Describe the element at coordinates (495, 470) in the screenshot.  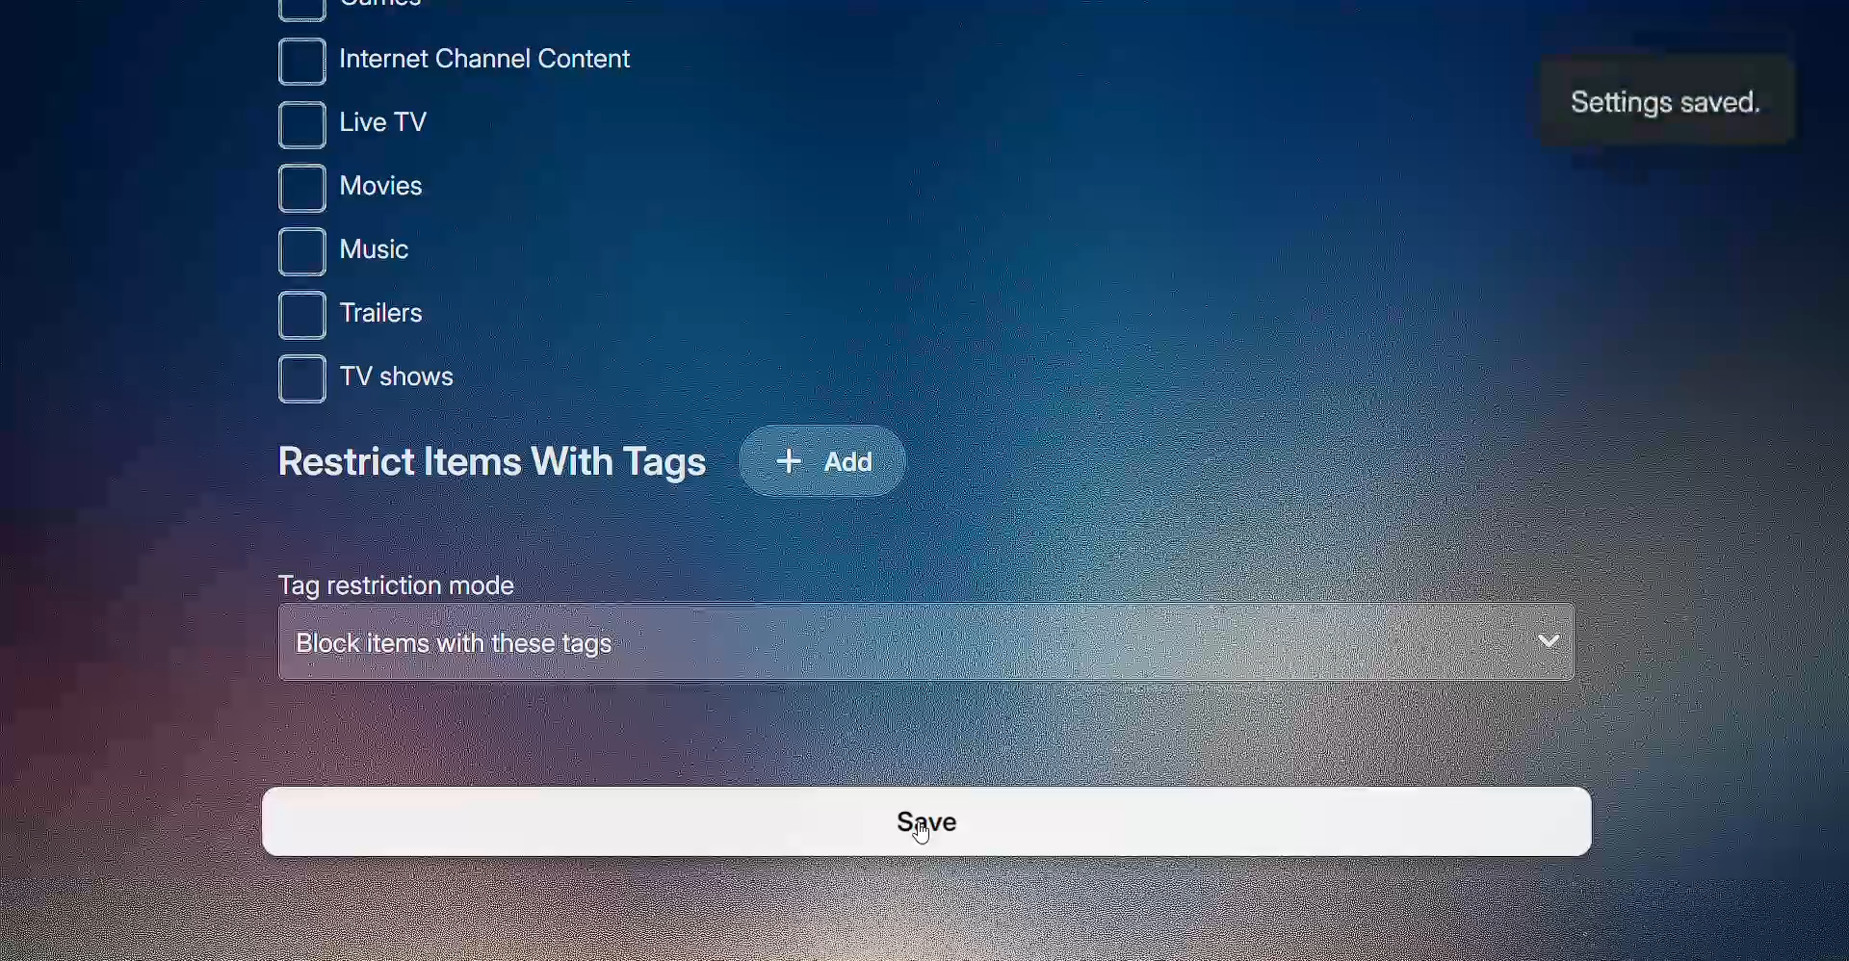
I see `Restrict Items With Tags` at that location.